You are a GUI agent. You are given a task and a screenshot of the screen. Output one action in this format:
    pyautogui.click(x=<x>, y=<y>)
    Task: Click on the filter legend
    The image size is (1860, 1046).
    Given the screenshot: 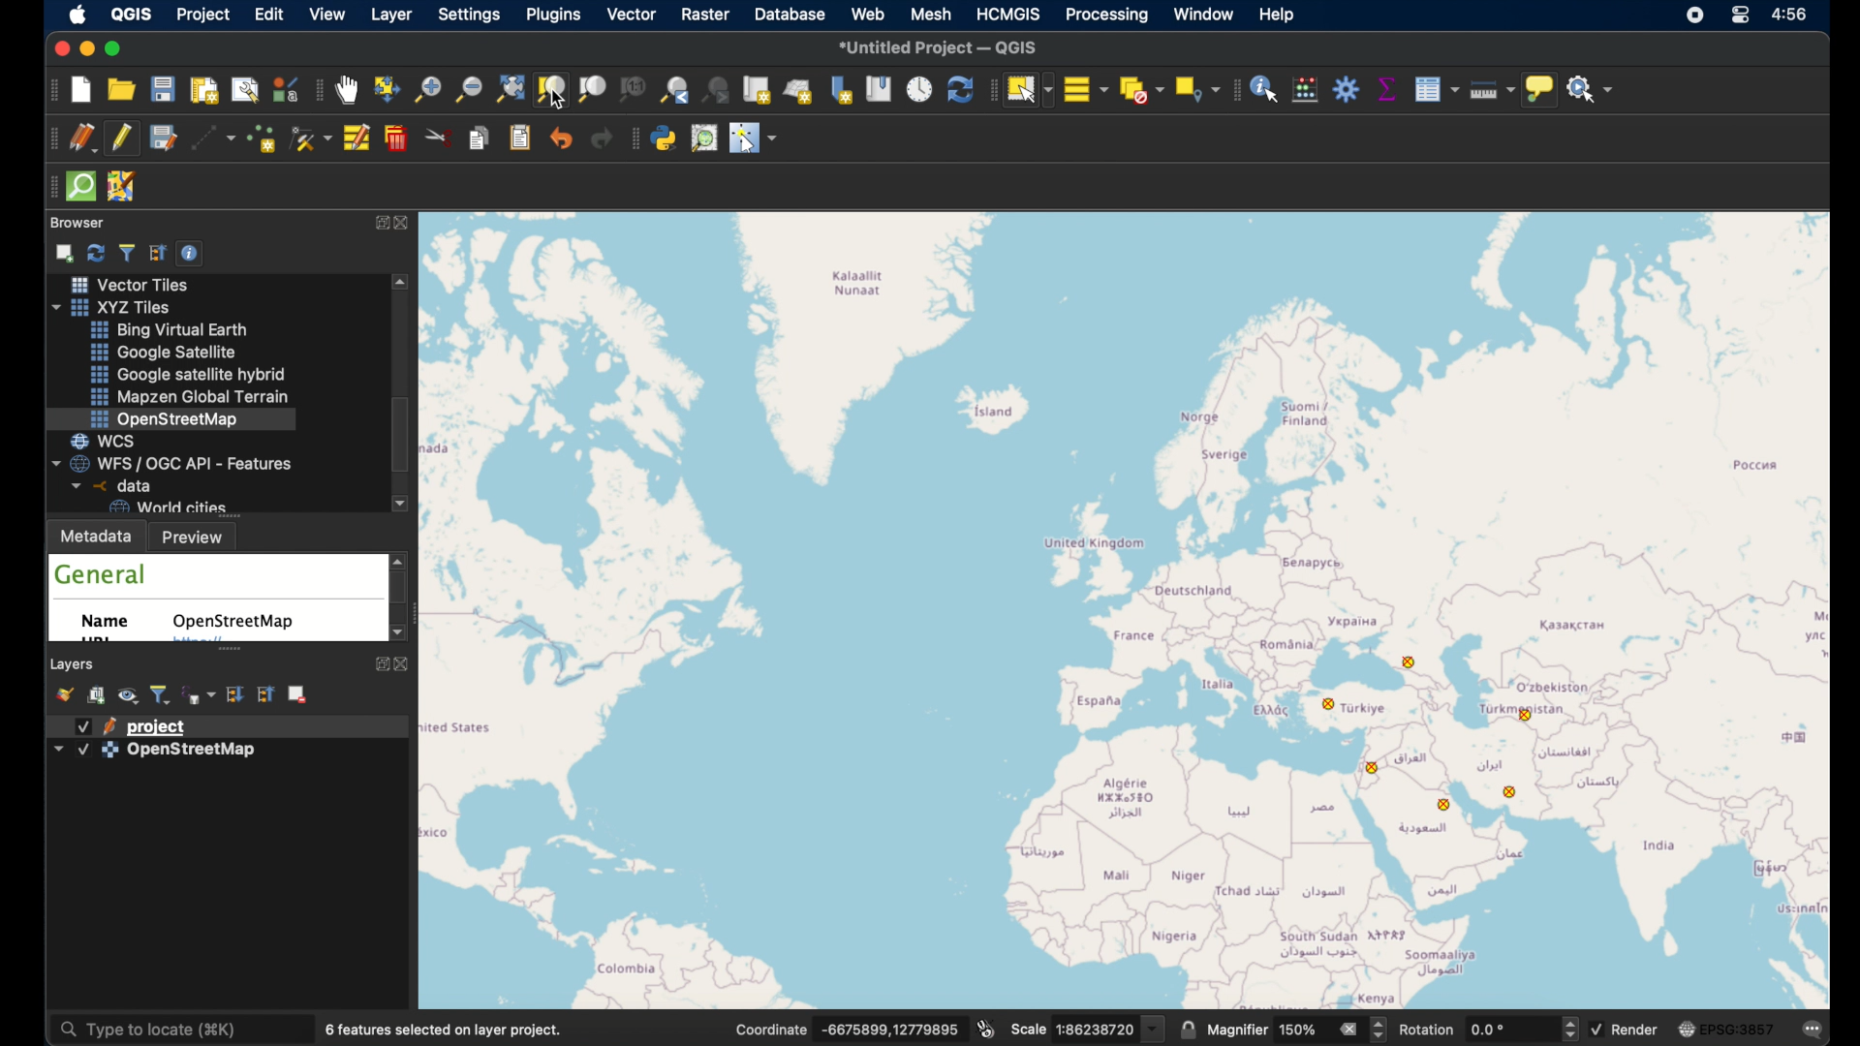 What is the action you would take?
    pyautogui.click(x=162, y=694)
    